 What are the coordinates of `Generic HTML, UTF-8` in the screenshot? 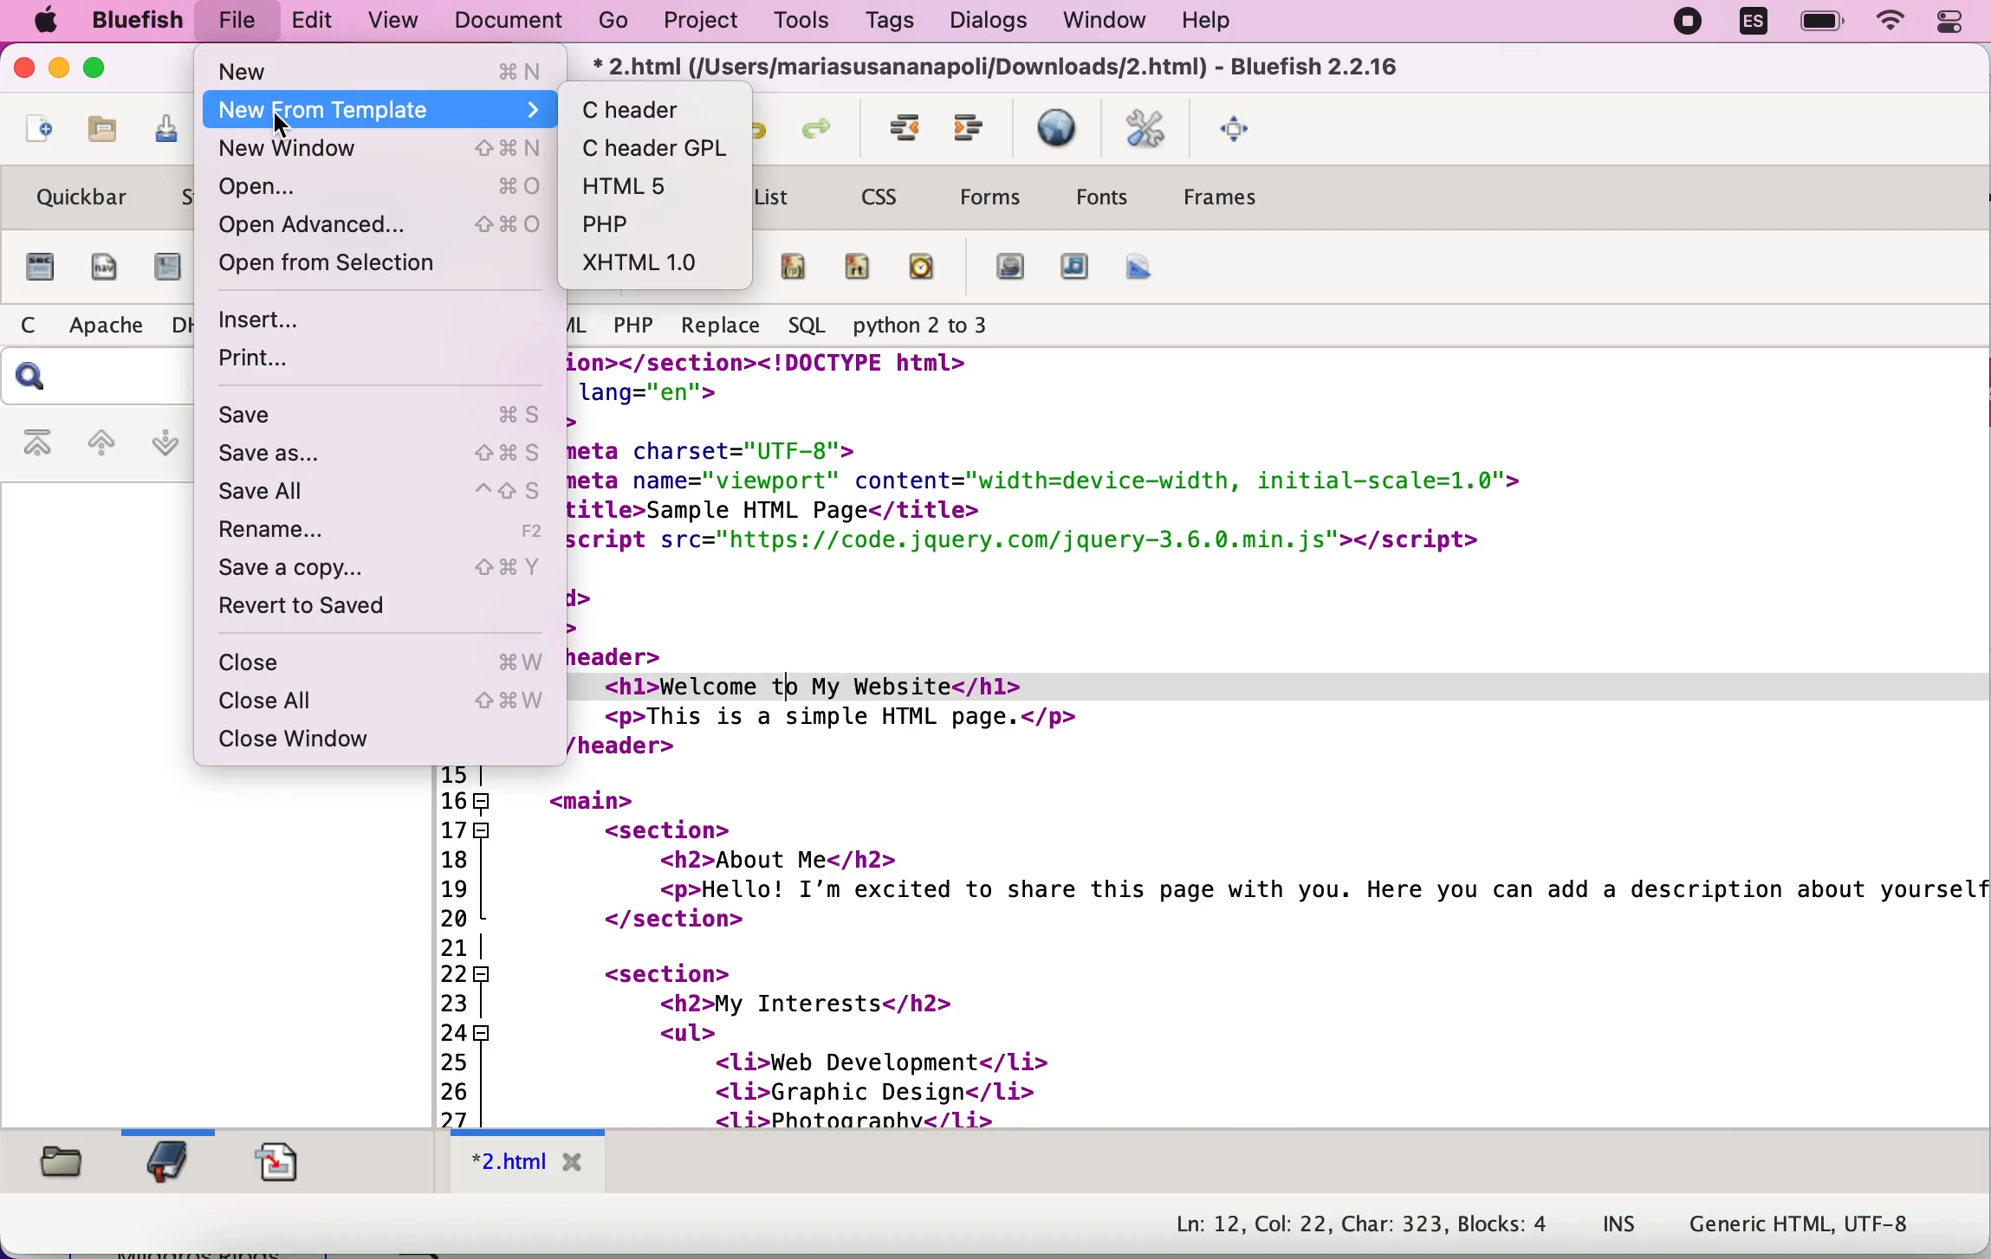 It's located at (1823, 1223).